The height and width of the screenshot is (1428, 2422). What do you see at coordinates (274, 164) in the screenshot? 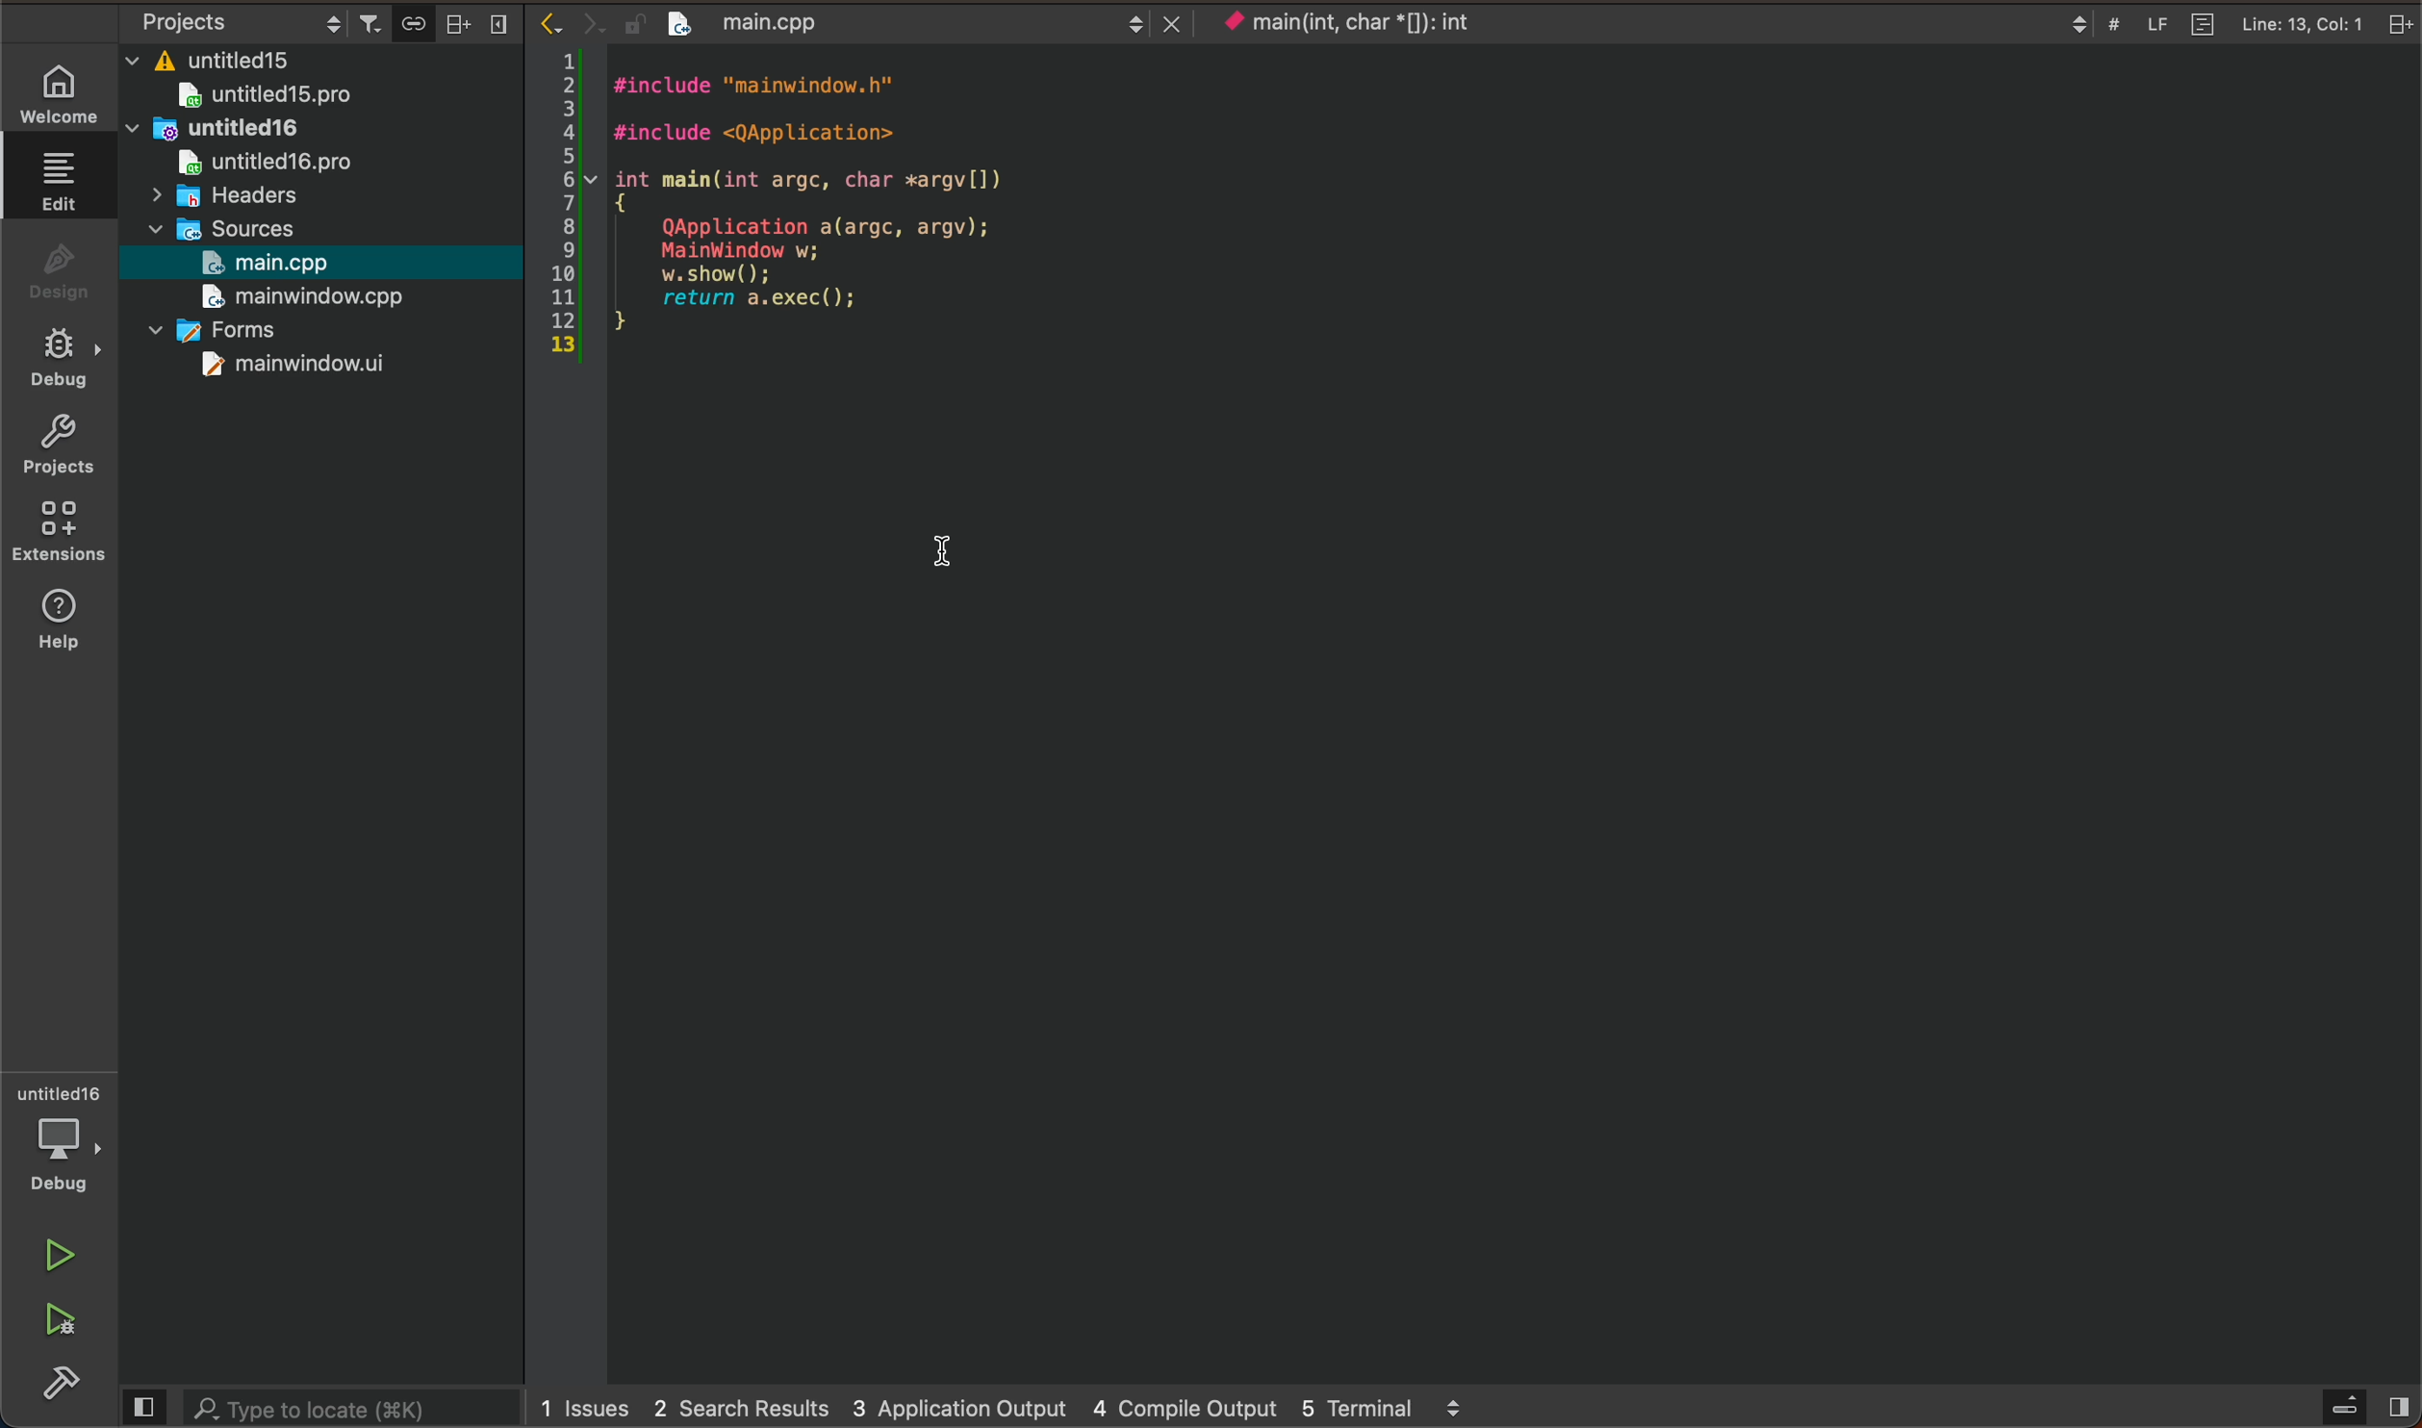
I see `untitledpro` at bounding box center [274, 164].